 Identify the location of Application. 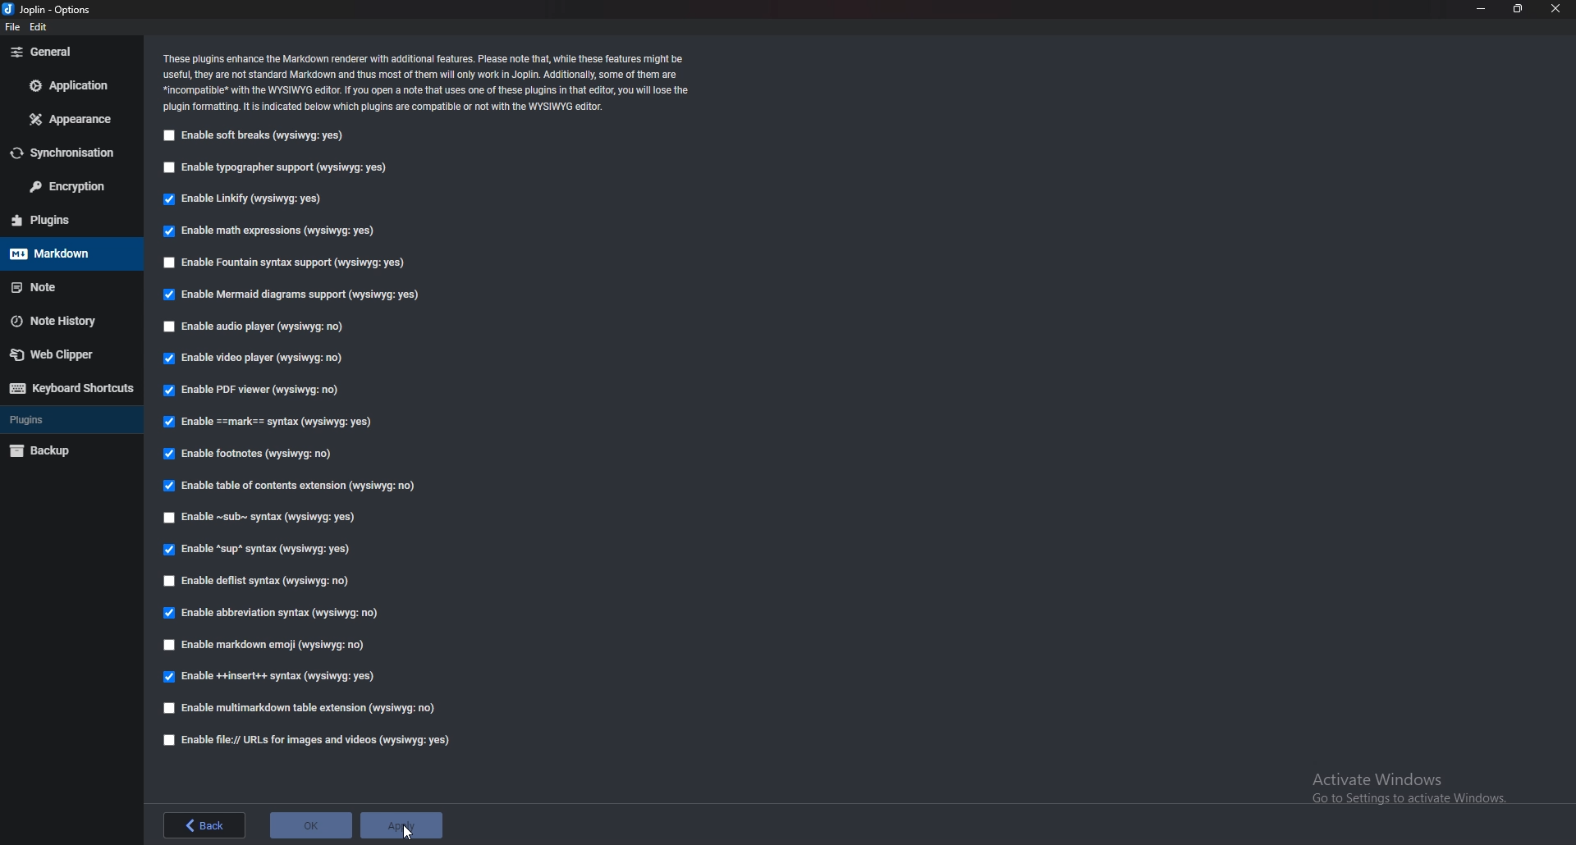
(71, 86).